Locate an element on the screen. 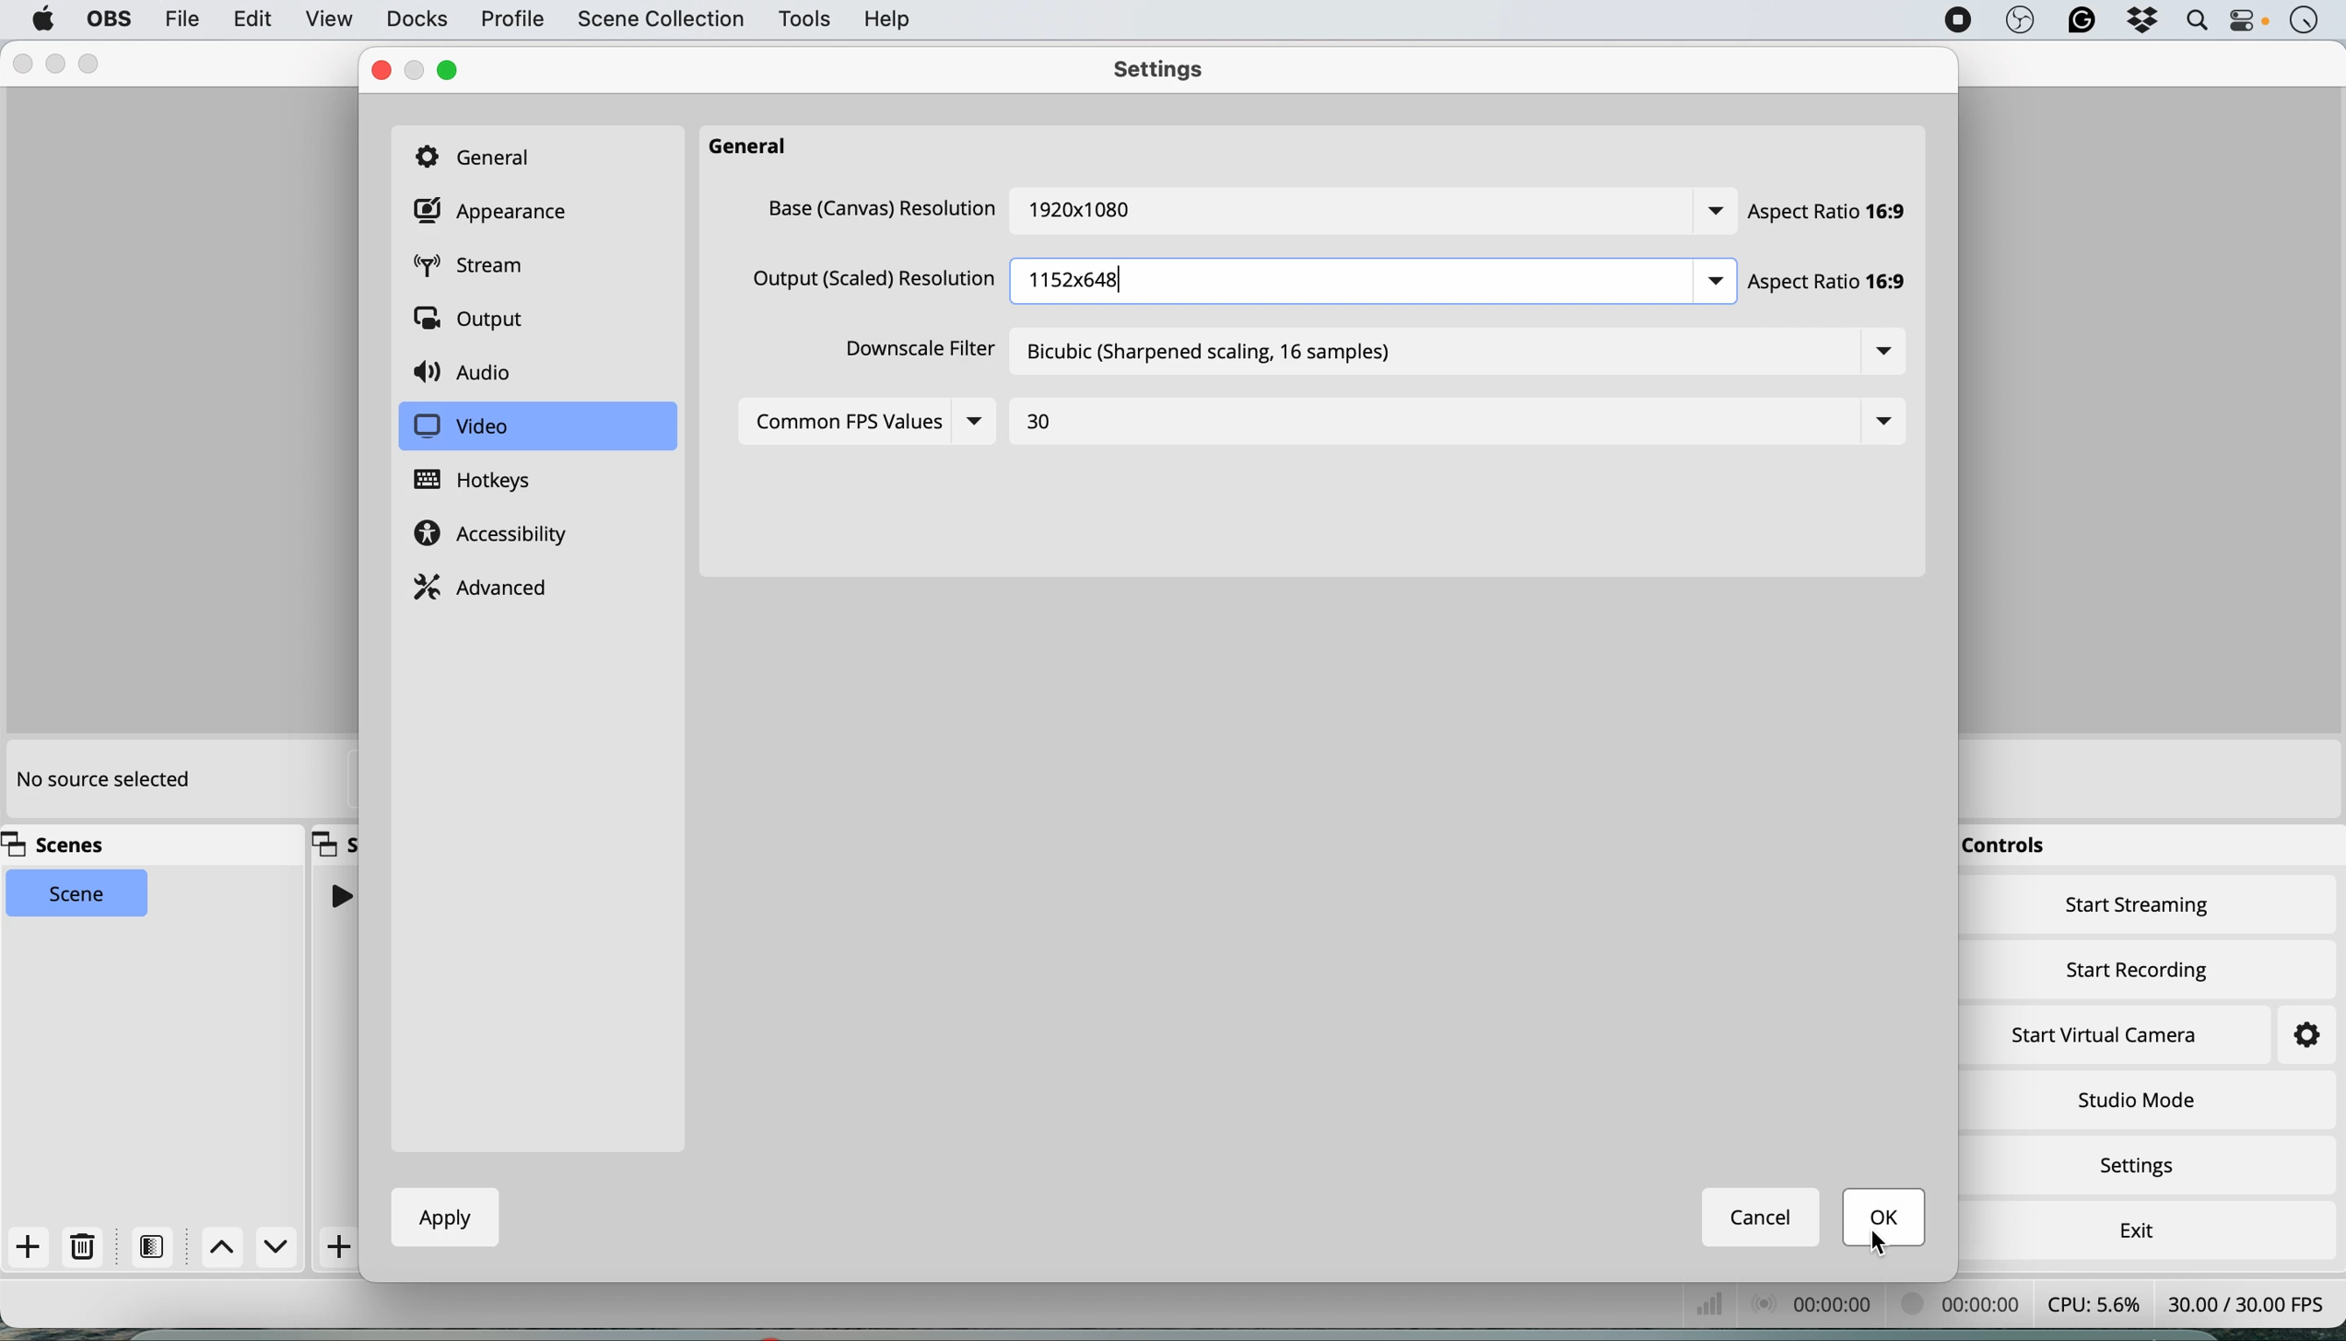  close is located at coordinates (377, 71).